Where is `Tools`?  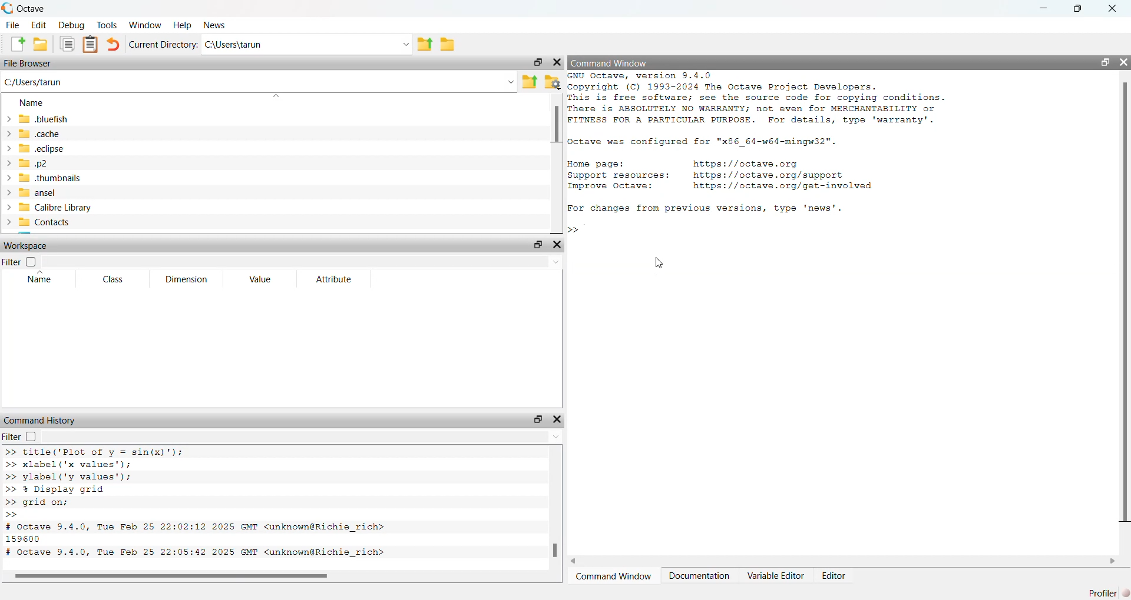 Tools is located at coordinates (106, 25).